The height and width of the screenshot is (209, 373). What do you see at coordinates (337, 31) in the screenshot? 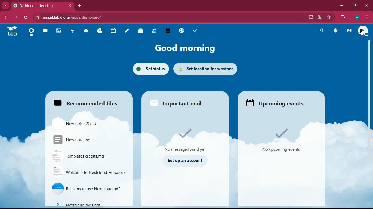
I see `notifications` at bounding box center [337, 31].